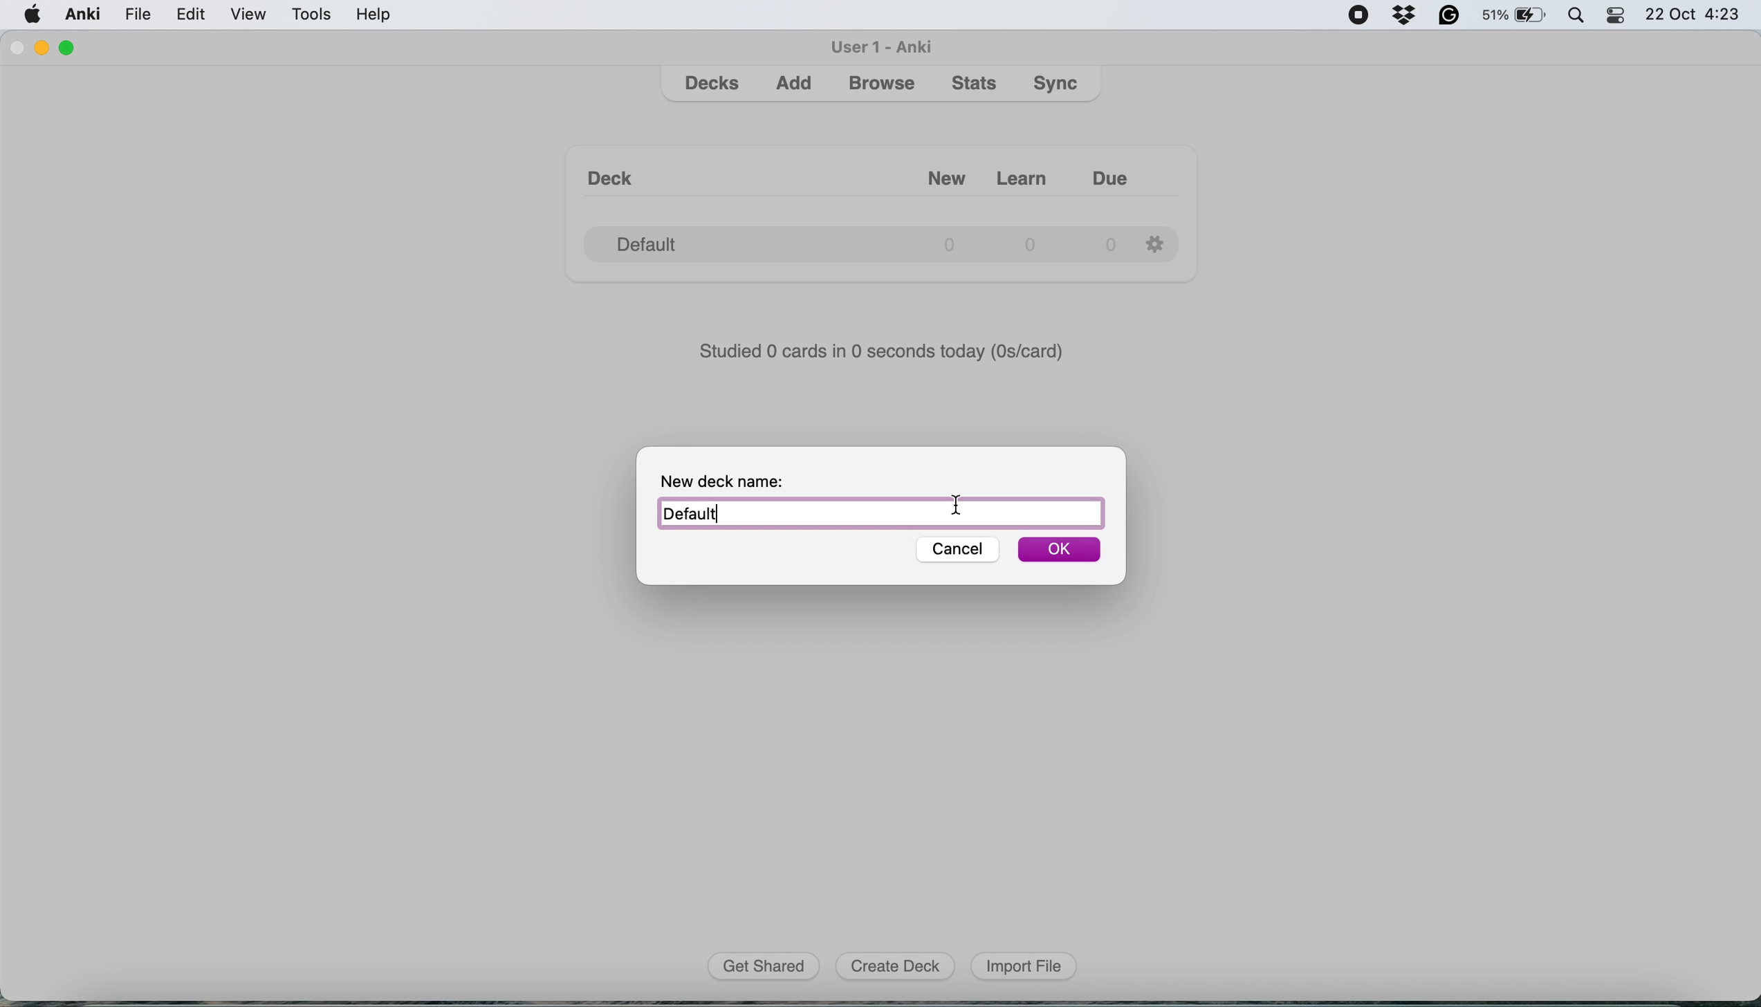 The width and height of the screenshot is (1761, 1007). What do you see at coordinates (797, 86) in the screenshot?
I see `add` at bounding box center [797, 86].